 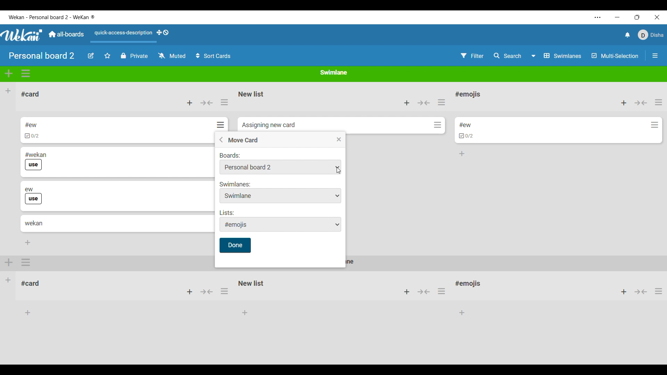 What do you see at coordinates (213, 56) in the screenshot?
I see `Sort cards` at bounding box center [213, 56].